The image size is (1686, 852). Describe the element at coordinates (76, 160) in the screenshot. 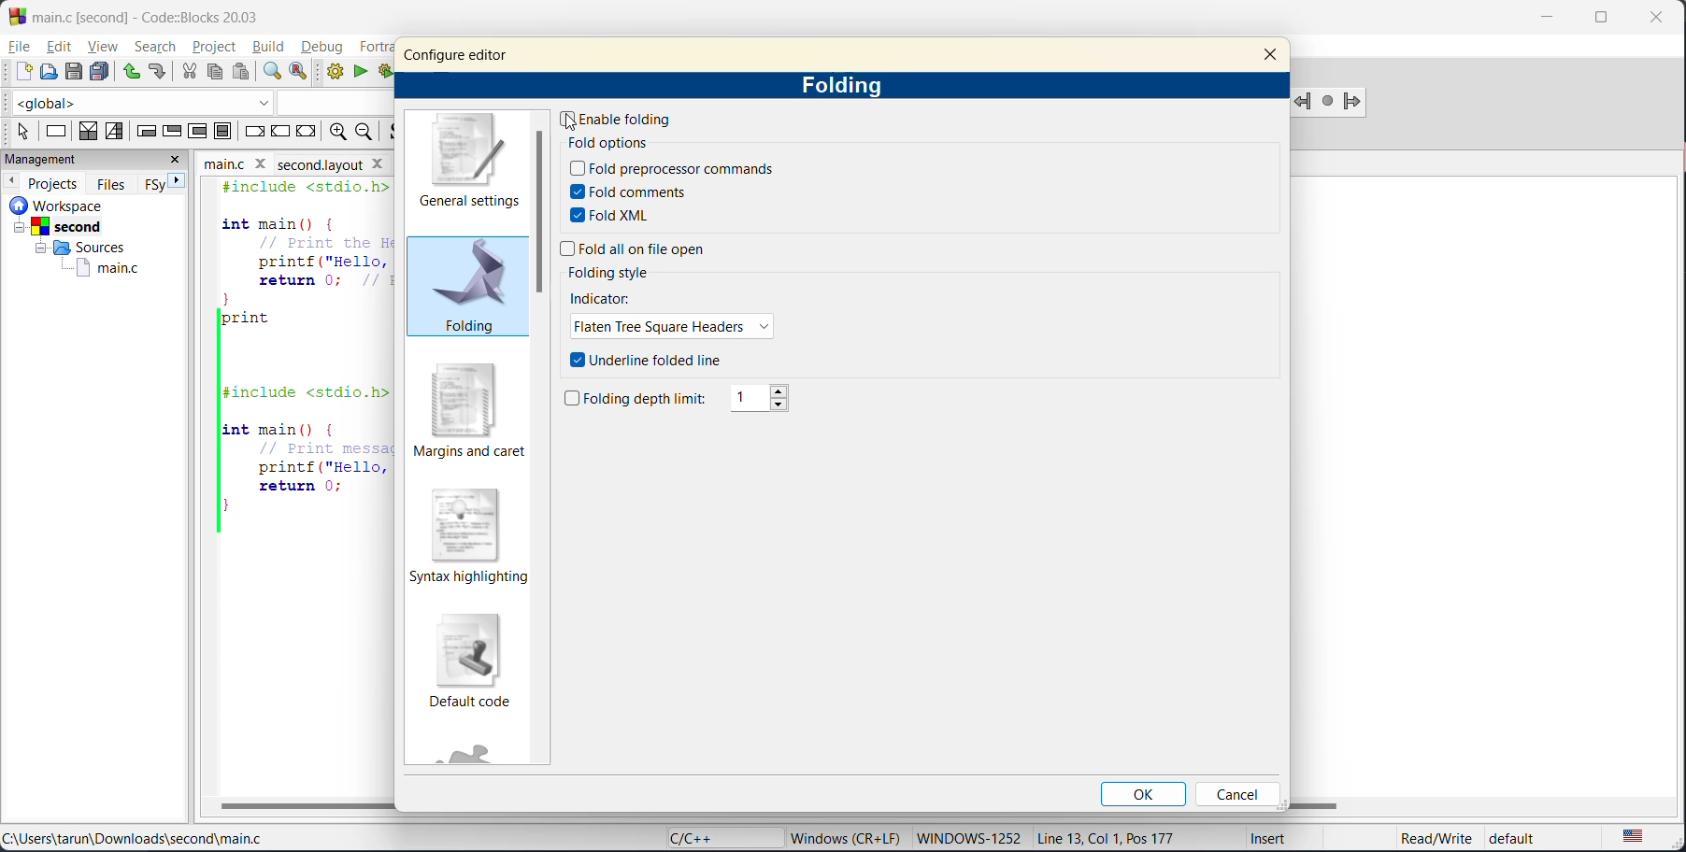

I see `management` at that location.